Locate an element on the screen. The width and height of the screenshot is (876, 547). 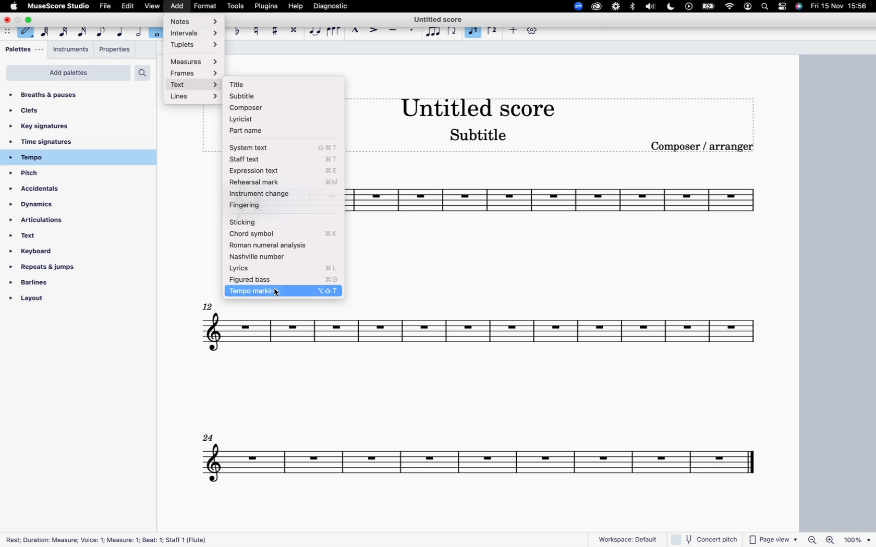
view is located at coordinates (152, 6).